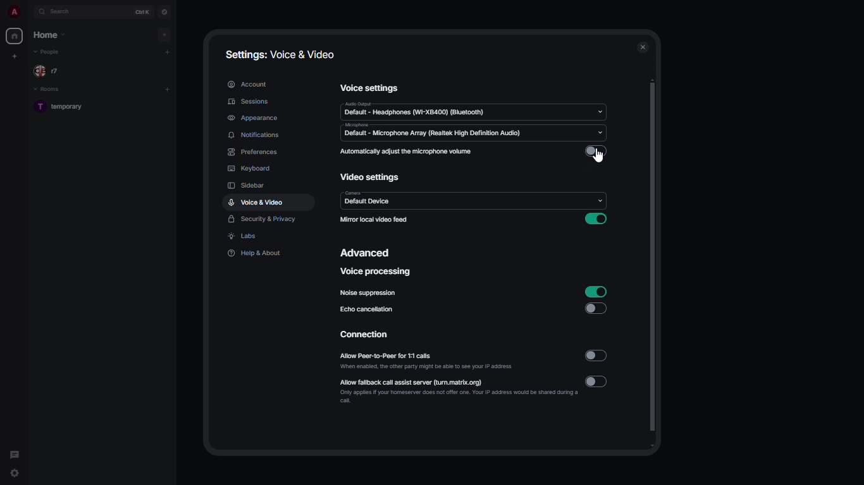  Describe the element at coordinates (253, 153) in the screenshot. I see `preferences` at that location.